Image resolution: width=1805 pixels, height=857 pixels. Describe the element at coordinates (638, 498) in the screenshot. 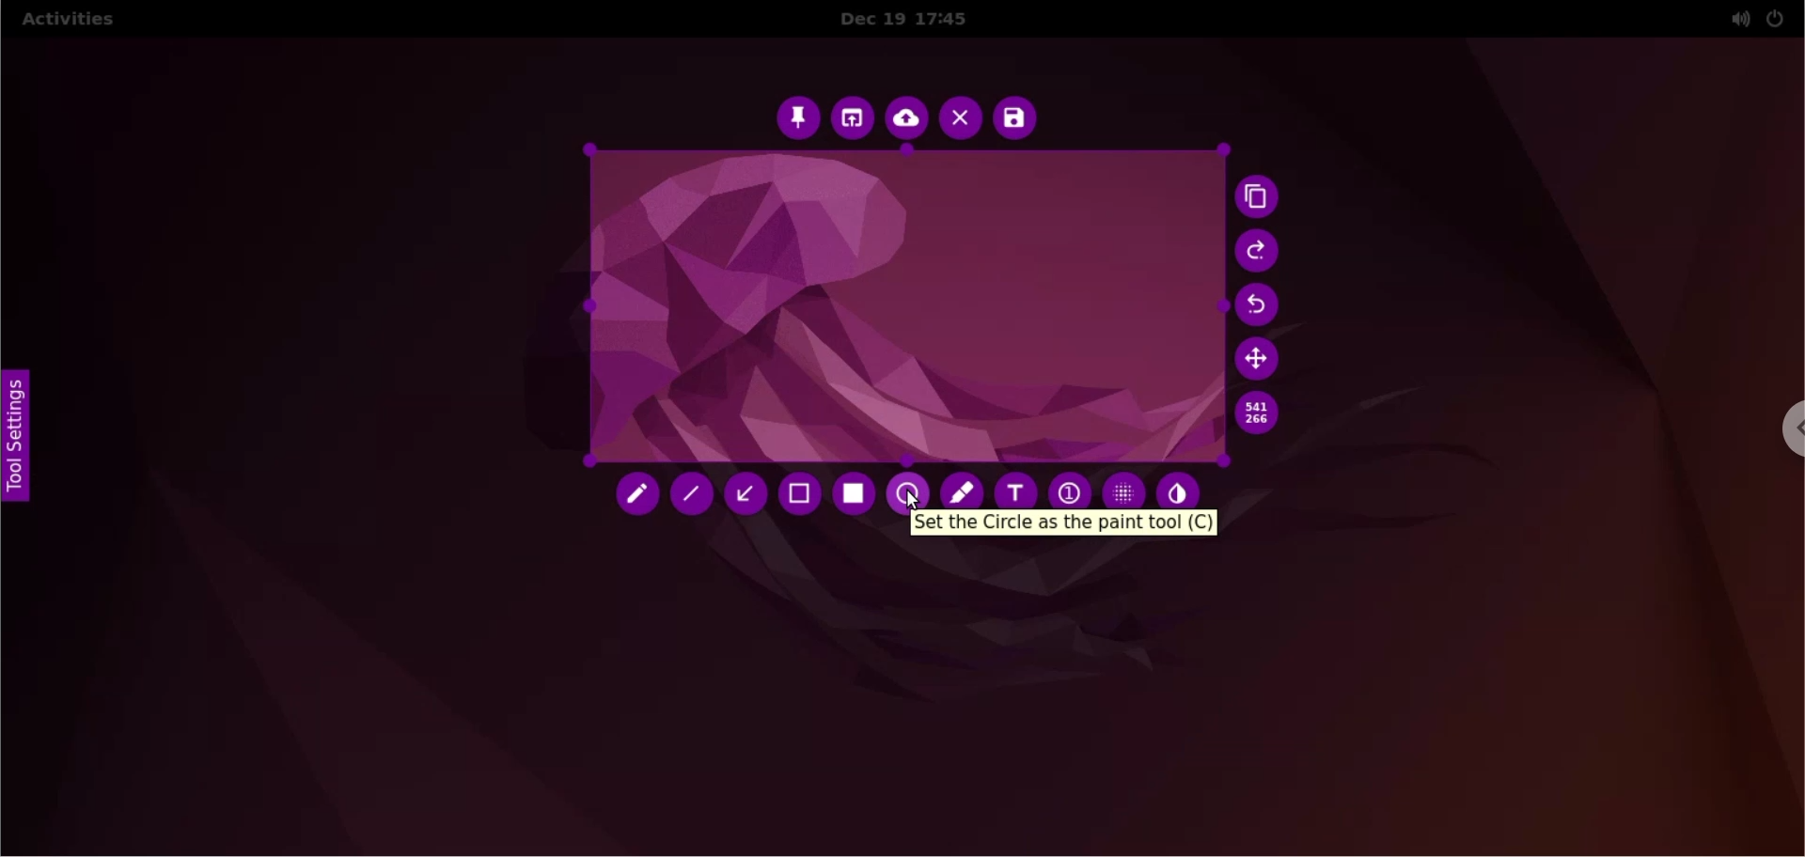

I see `pencil tool` at that location.